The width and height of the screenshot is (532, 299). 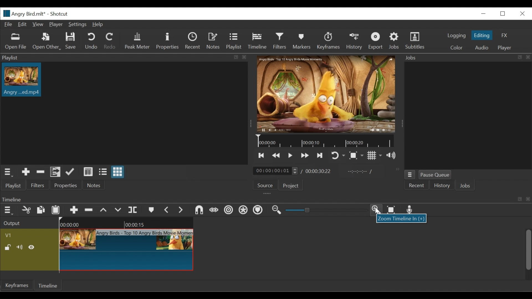 I want to click on Zoom timeline to fit, so click(x=392, y=210).